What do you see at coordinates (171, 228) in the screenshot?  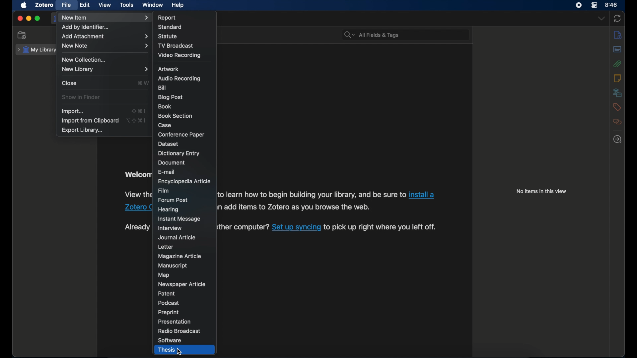 I see `interview` at bounding box center [171, 228].